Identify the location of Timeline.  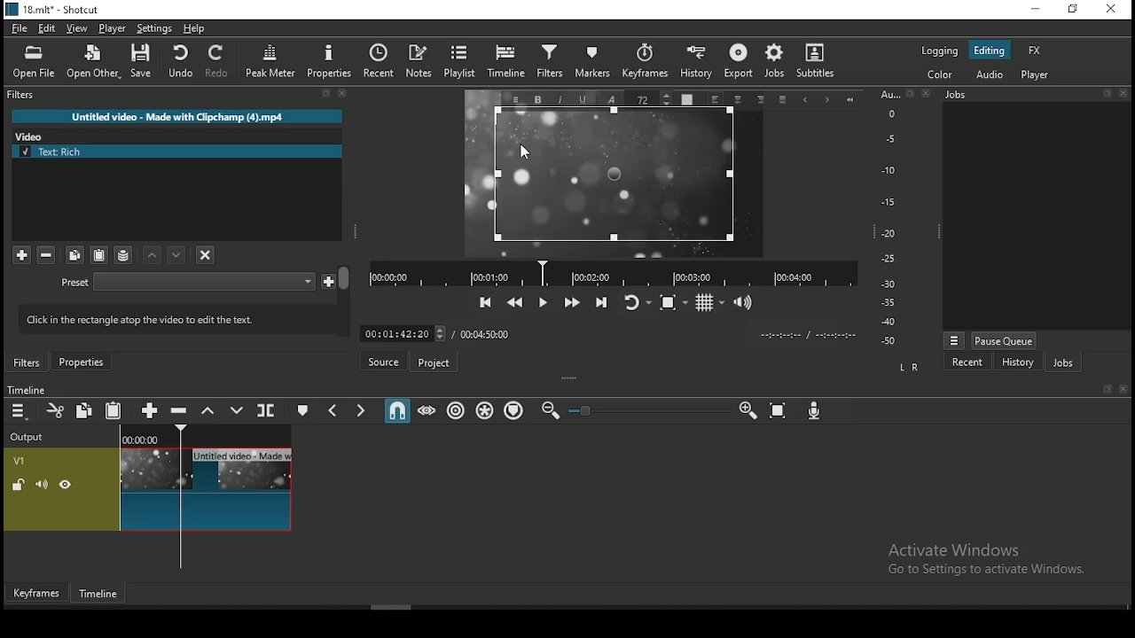
(207, 434).